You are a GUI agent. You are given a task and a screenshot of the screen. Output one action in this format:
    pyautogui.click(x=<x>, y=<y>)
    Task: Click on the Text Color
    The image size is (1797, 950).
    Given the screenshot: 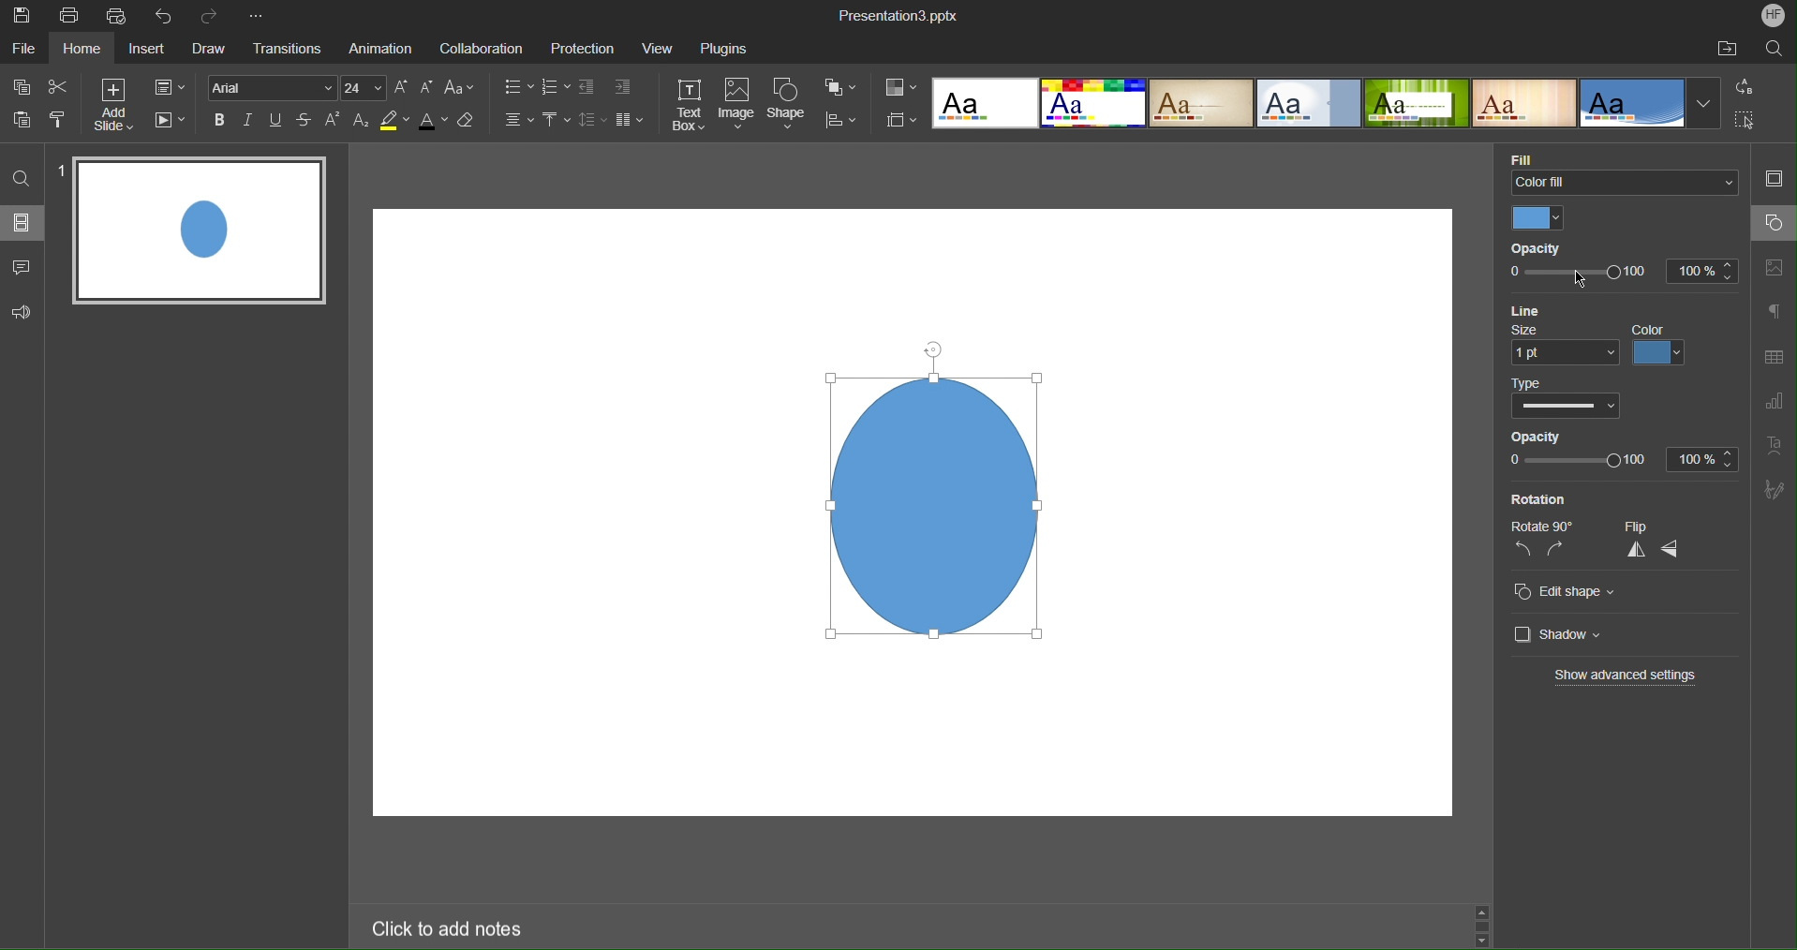 What is the action you would take?
    pyautogui.click(x=433, y=124)
    